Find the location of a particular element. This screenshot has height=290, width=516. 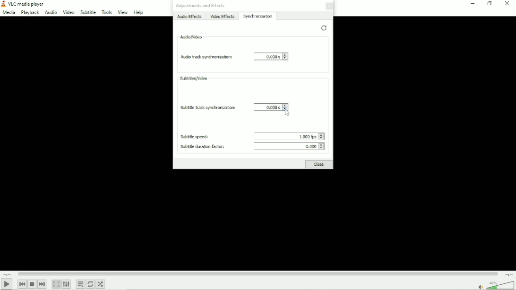

Next is located at coordinates (43, 284).